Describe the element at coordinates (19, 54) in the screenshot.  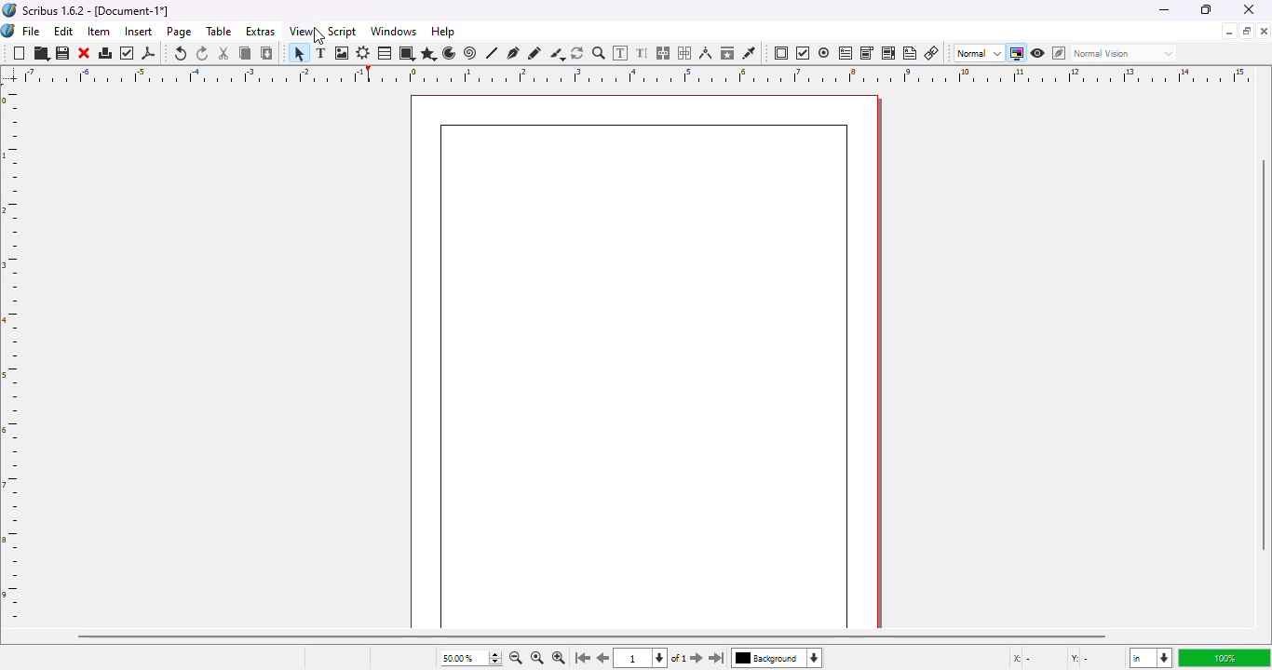
I see `new` at that location.